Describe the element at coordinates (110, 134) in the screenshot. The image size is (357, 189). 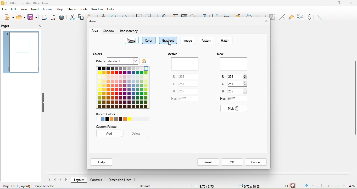
I see `add` at that location.